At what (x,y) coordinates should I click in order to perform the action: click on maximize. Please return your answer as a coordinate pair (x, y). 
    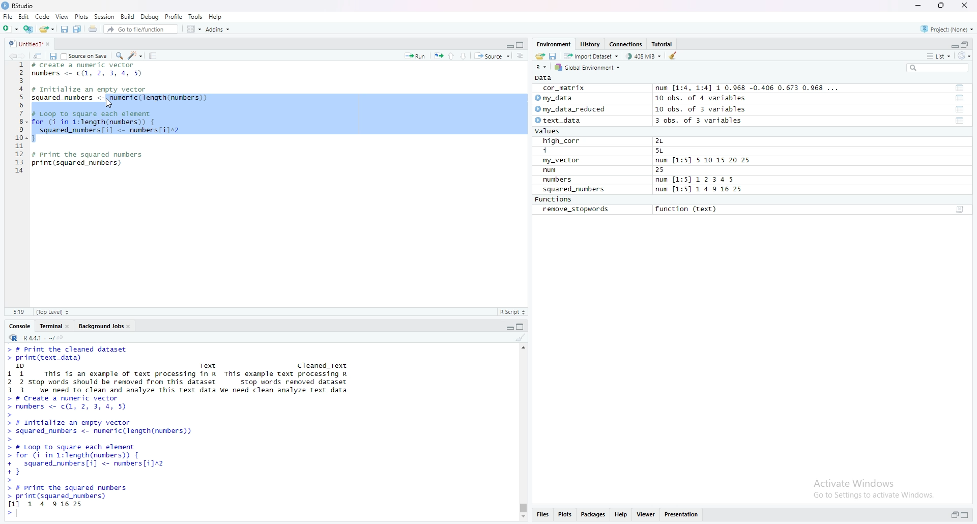
    Looking at the image, I should click on (942, 6).